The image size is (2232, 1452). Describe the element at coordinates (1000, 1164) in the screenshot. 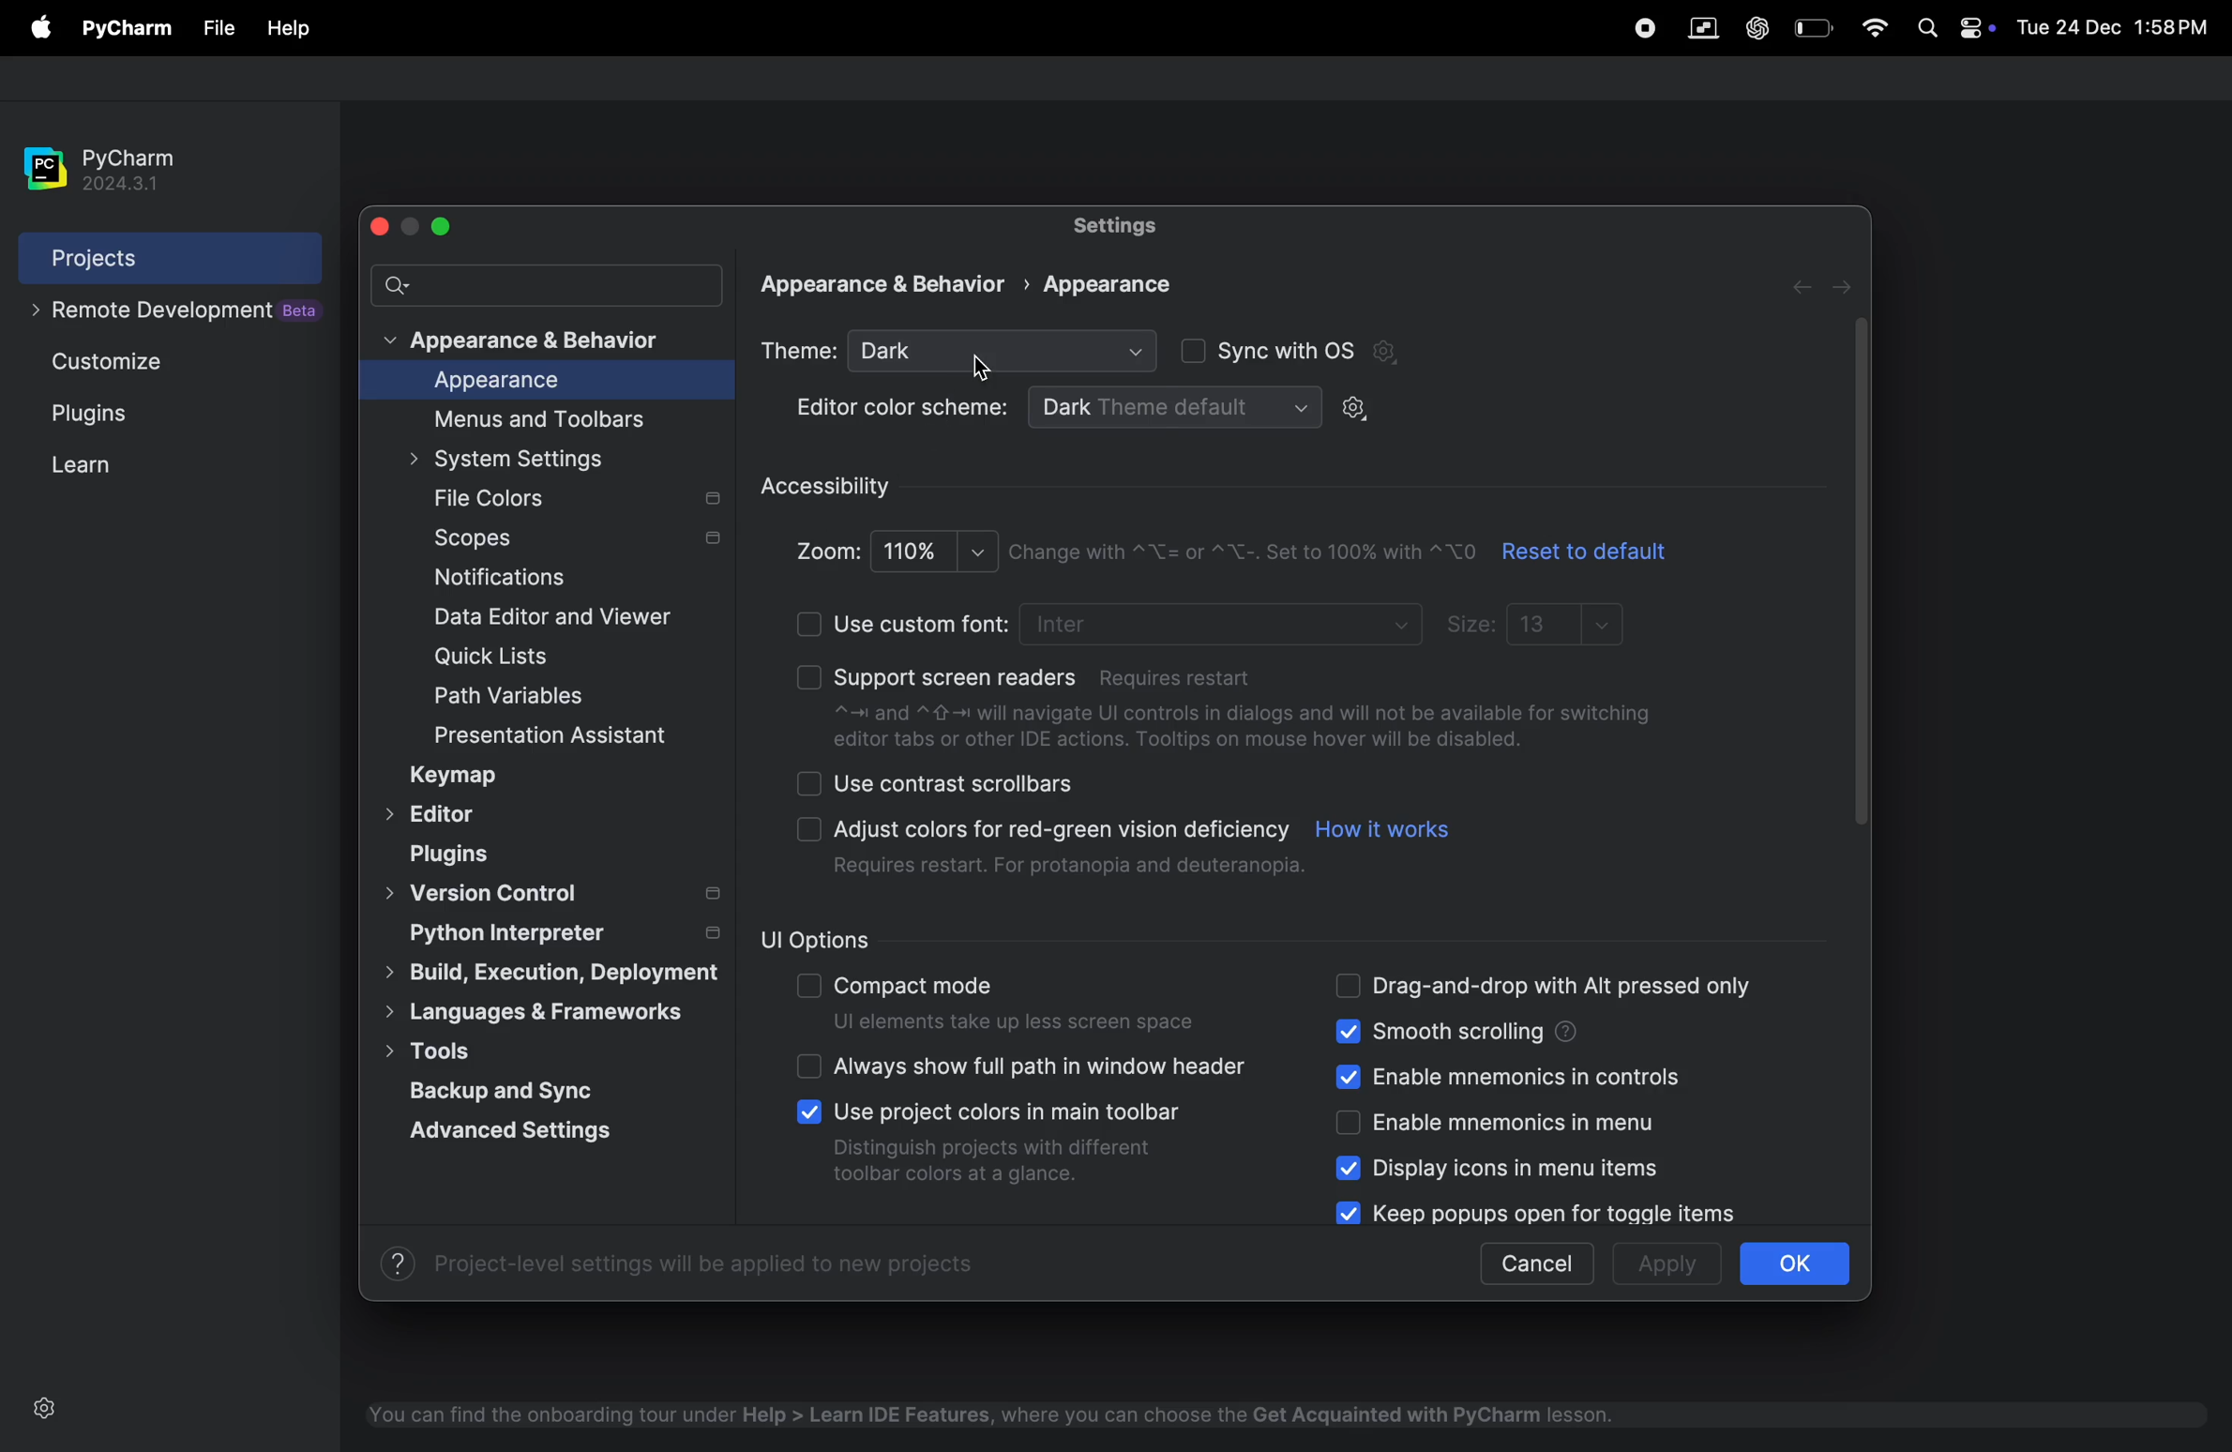

I see `Distinguish projects with different toolbar colors at a glance.` at that location.